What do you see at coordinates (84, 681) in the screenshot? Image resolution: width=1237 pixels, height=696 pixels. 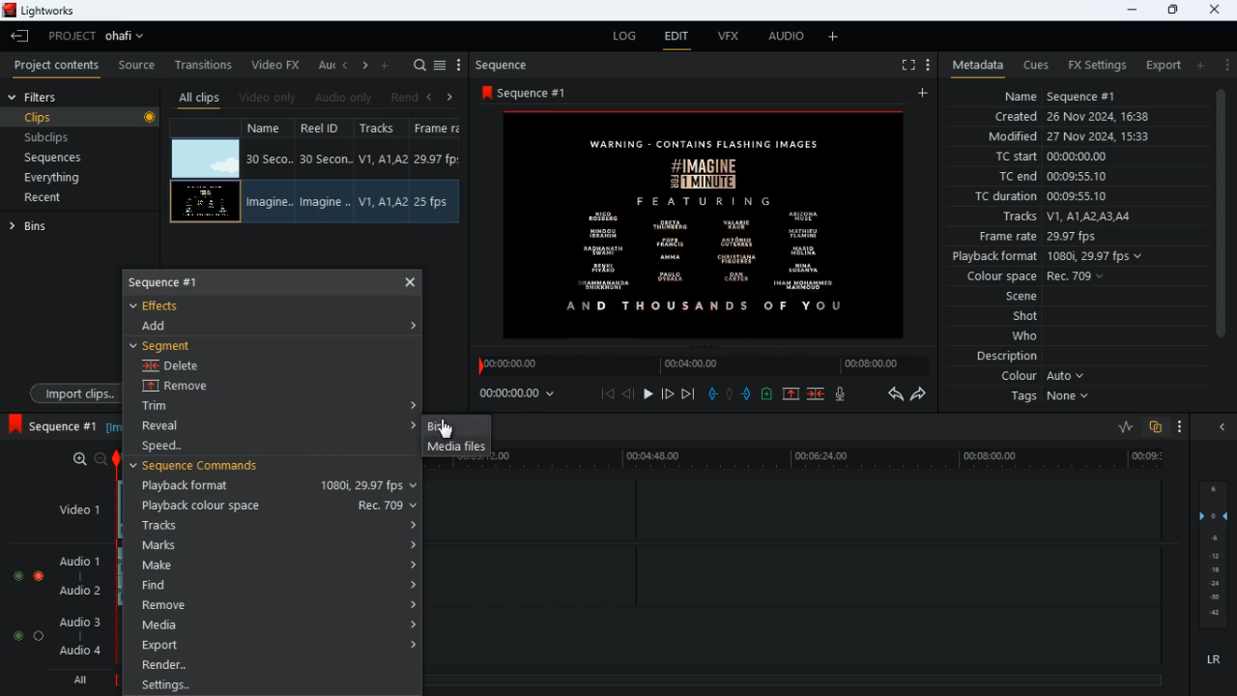 I see `all` at bounding box center [84, 681].